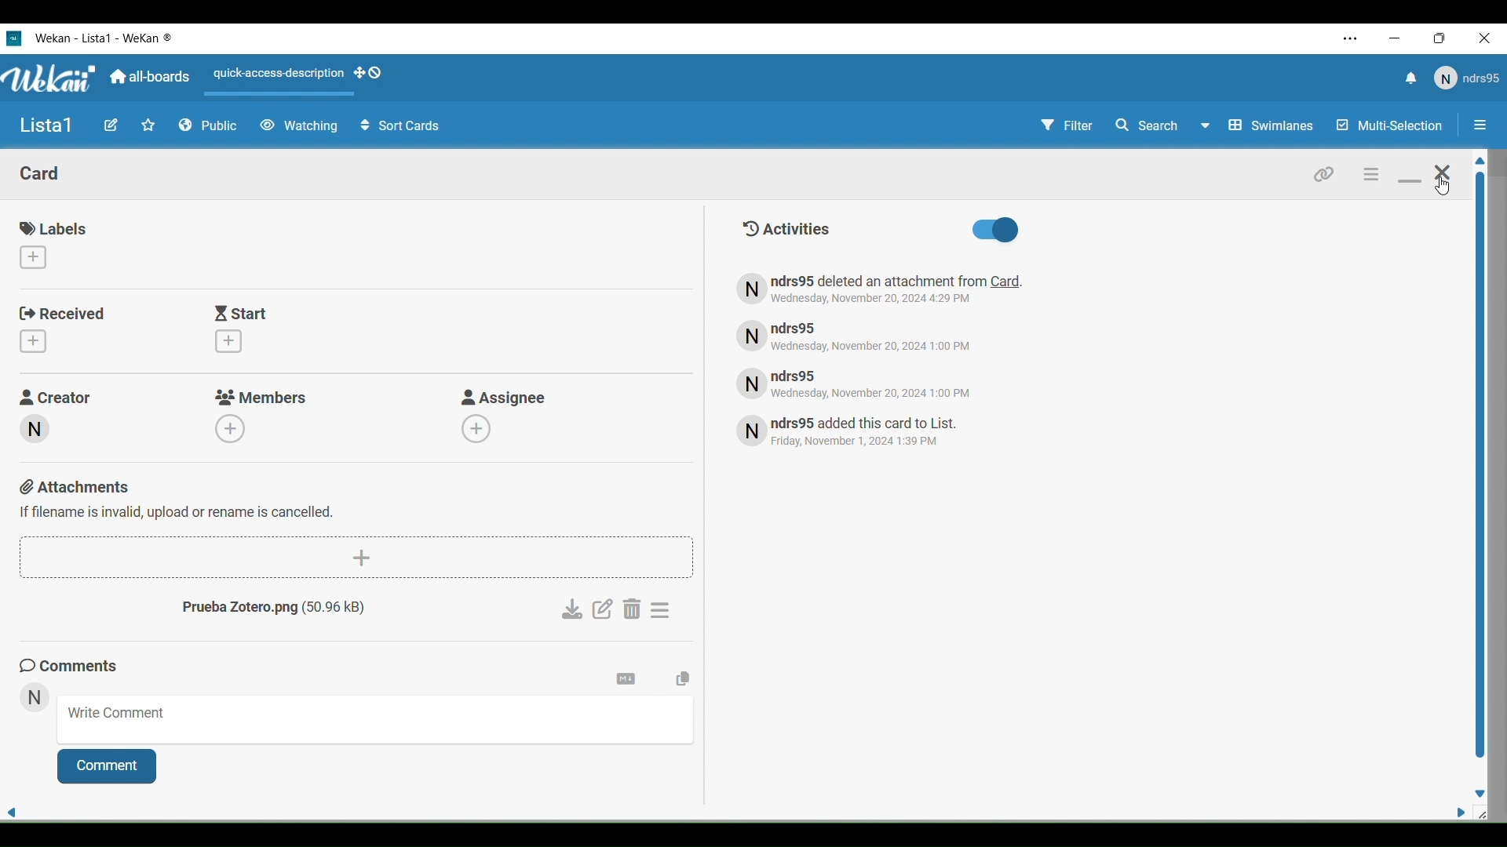 The width and height of the screenshot is (1507, 847). What do you see at coordinates (1443, 186) in the screenshot?
I see `Cursor` at bounding box center [1443, 186].